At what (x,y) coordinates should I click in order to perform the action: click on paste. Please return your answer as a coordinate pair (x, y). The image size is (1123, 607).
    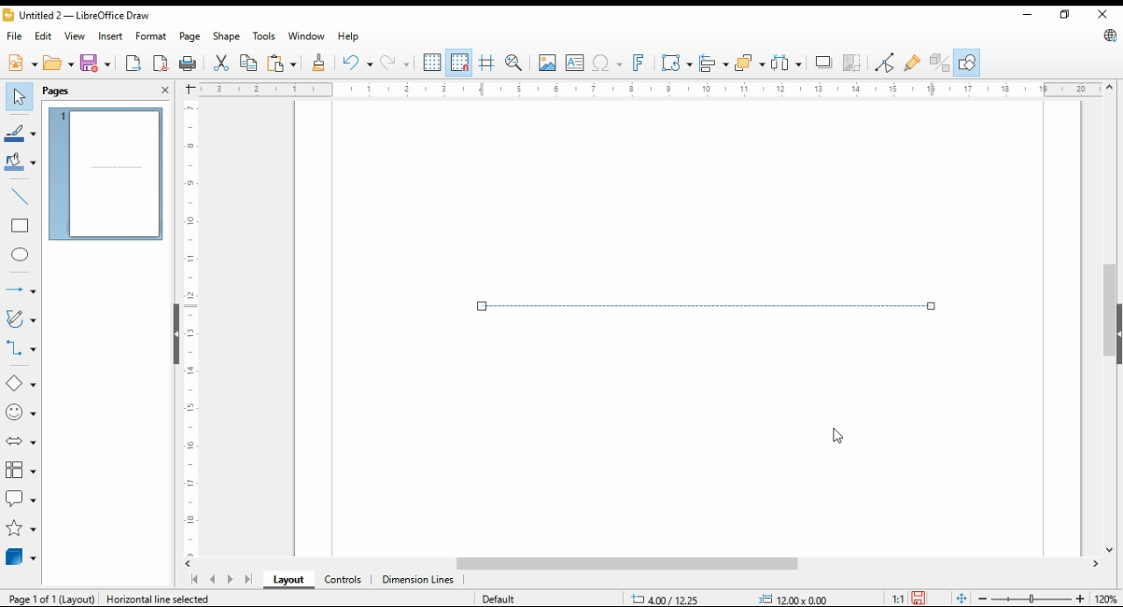
    Looking at the image, I should click on (282, 62).